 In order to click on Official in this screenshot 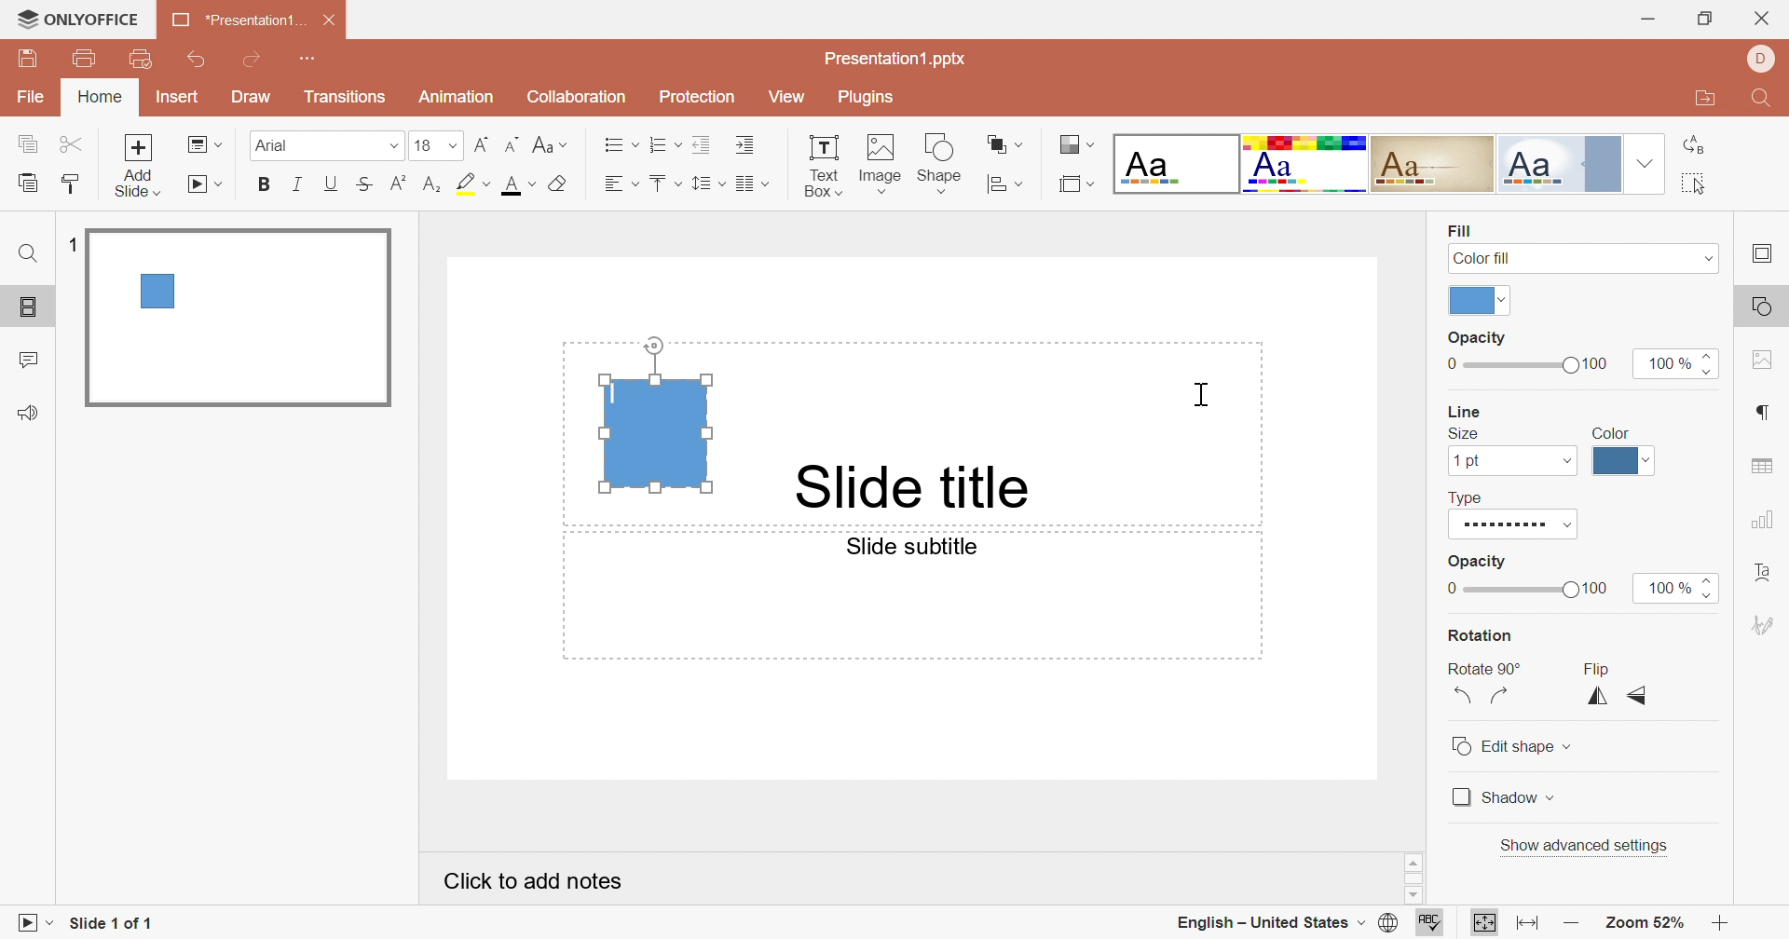, I will do `click(1566, 165)`.